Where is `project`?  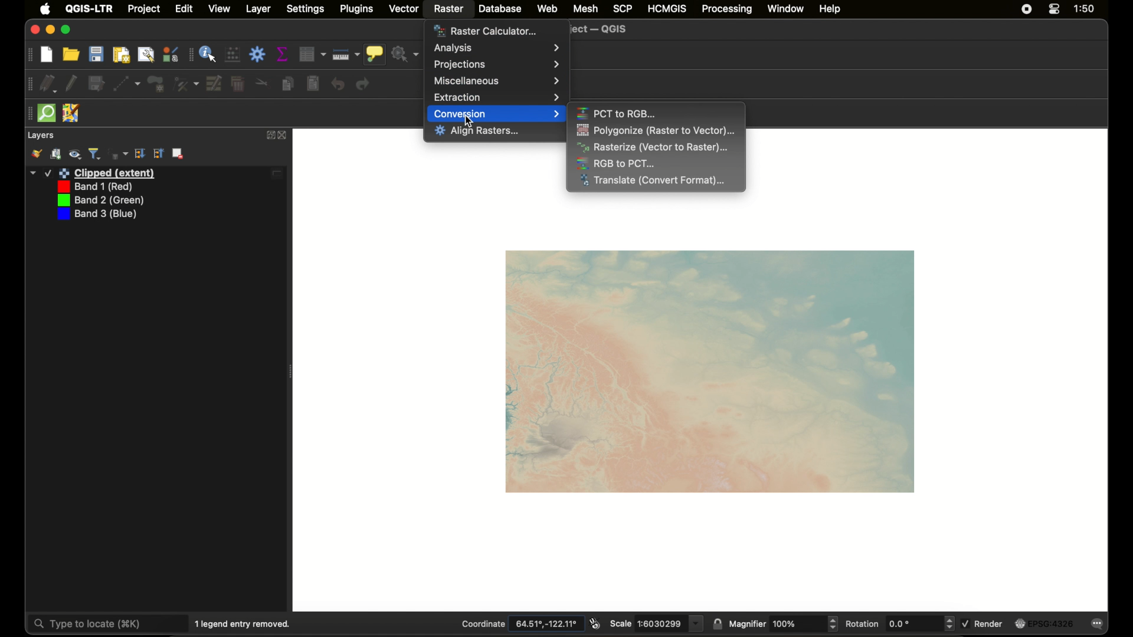
project is located at coordinates (145, 9).